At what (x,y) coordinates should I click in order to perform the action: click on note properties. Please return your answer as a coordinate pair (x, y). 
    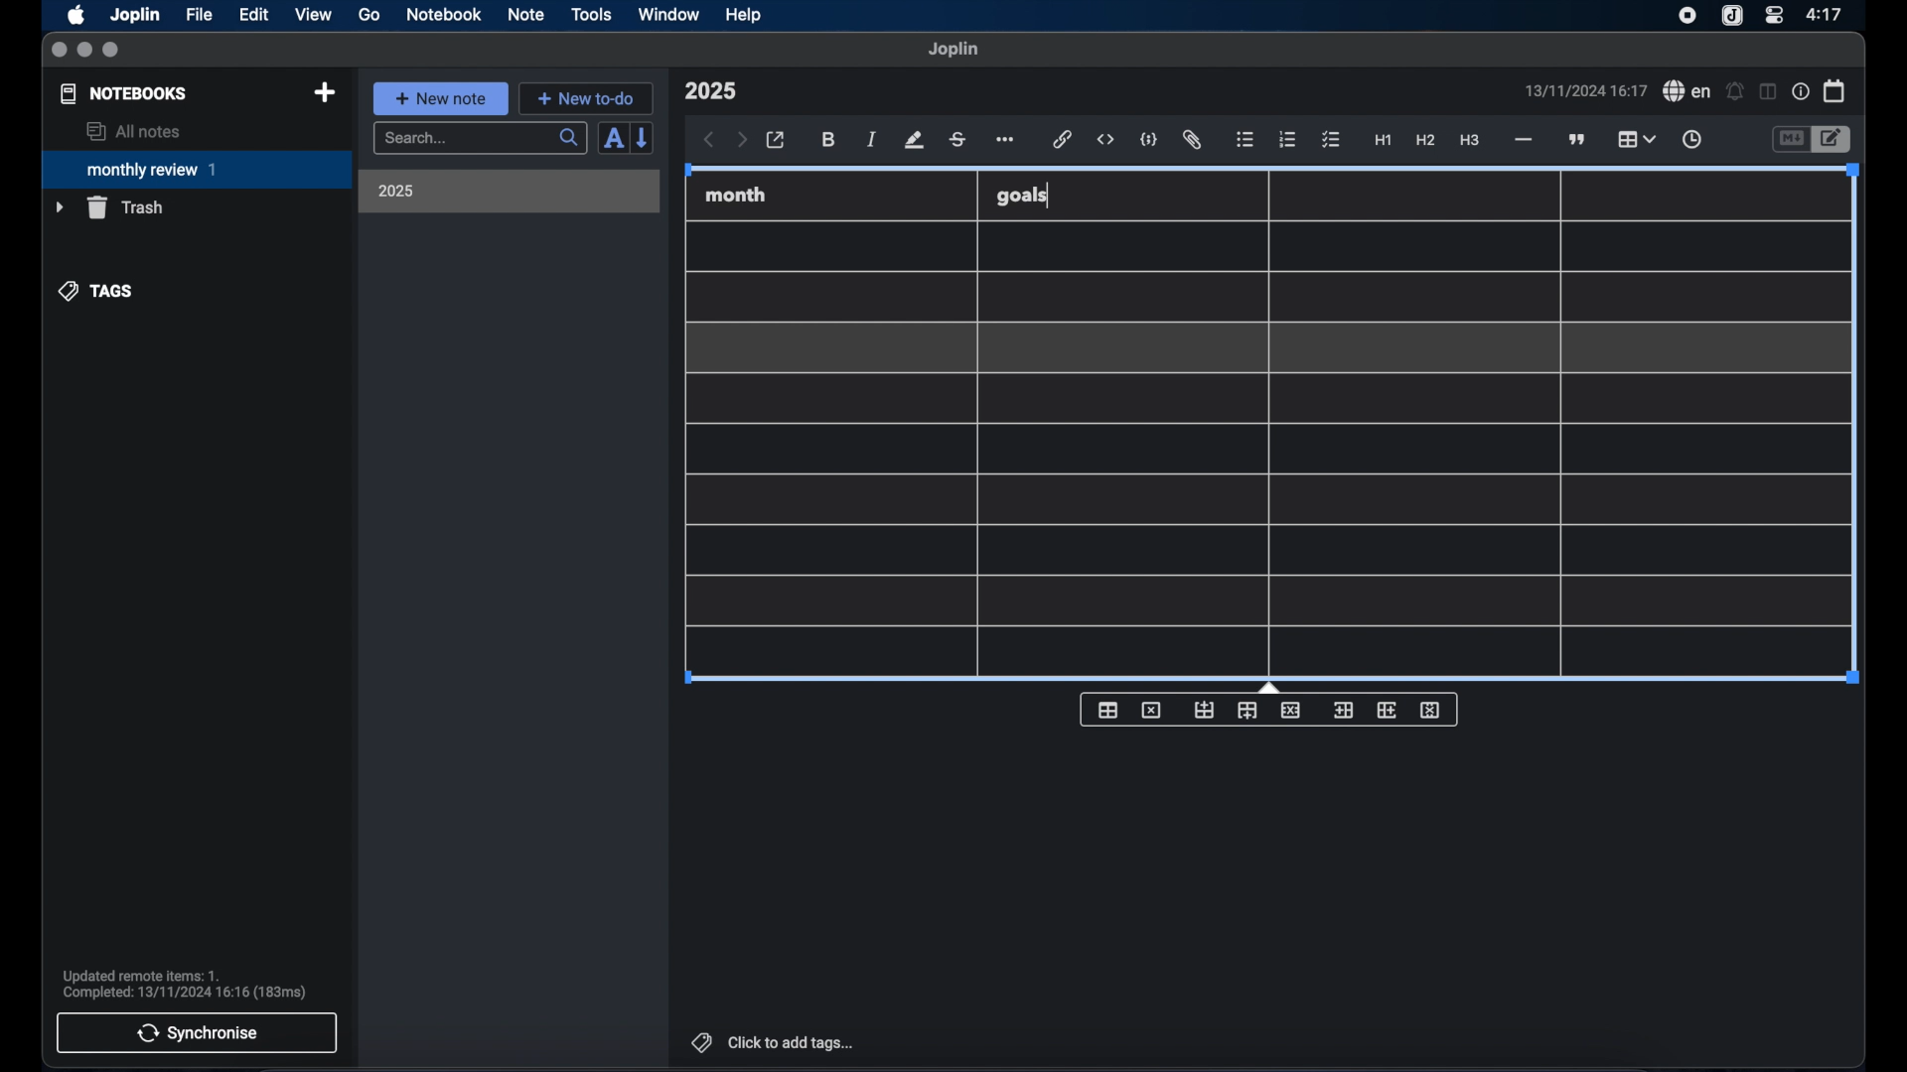
    Looking at the image, I should click on (1801, 92).